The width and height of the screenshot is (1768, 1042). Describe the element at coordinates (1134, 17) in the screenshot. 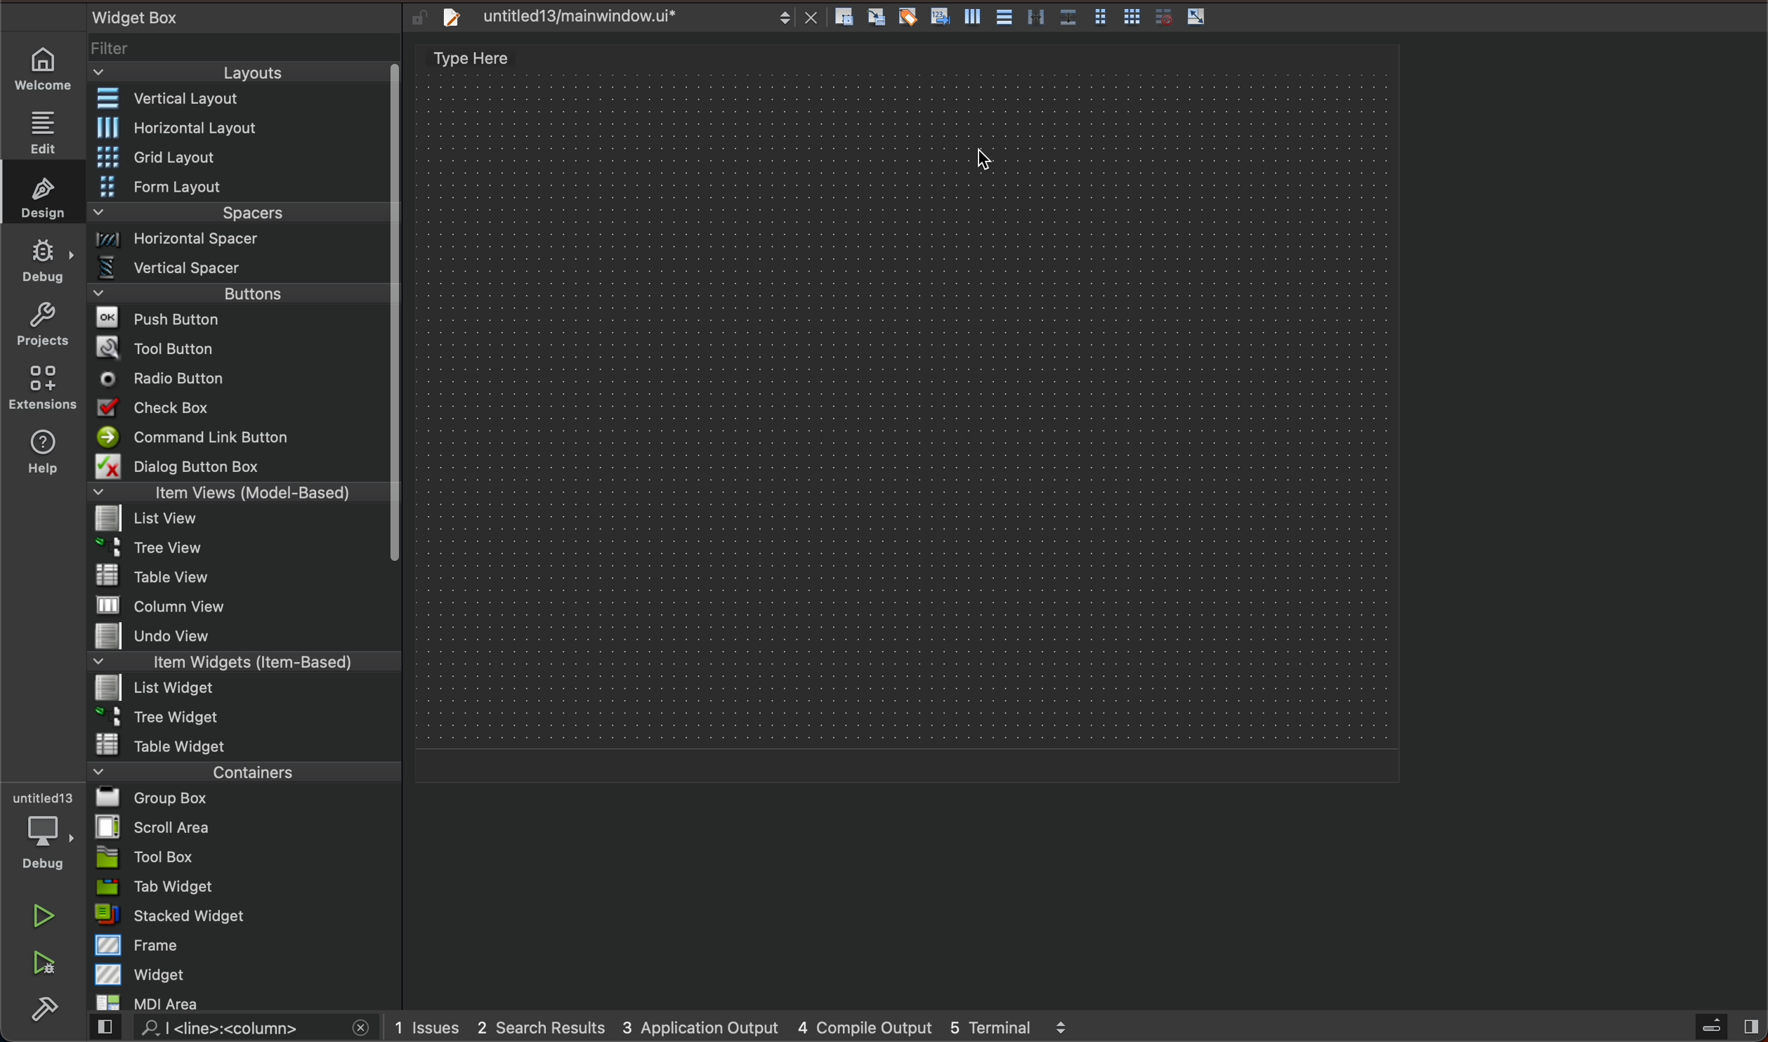

I see `` at that location.